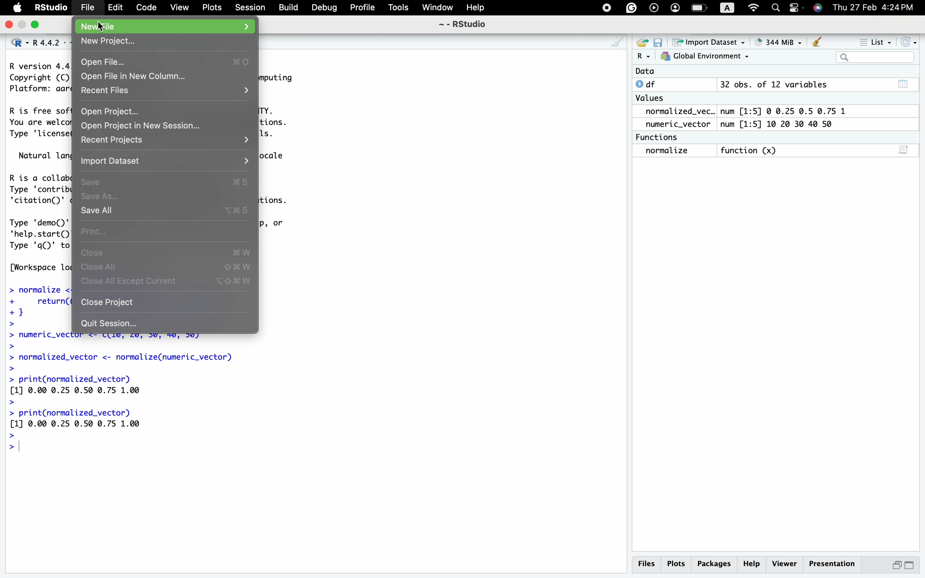 This screenshot has width=925, height=578. I want to click on Open File in New Column..., so click(133, 76).